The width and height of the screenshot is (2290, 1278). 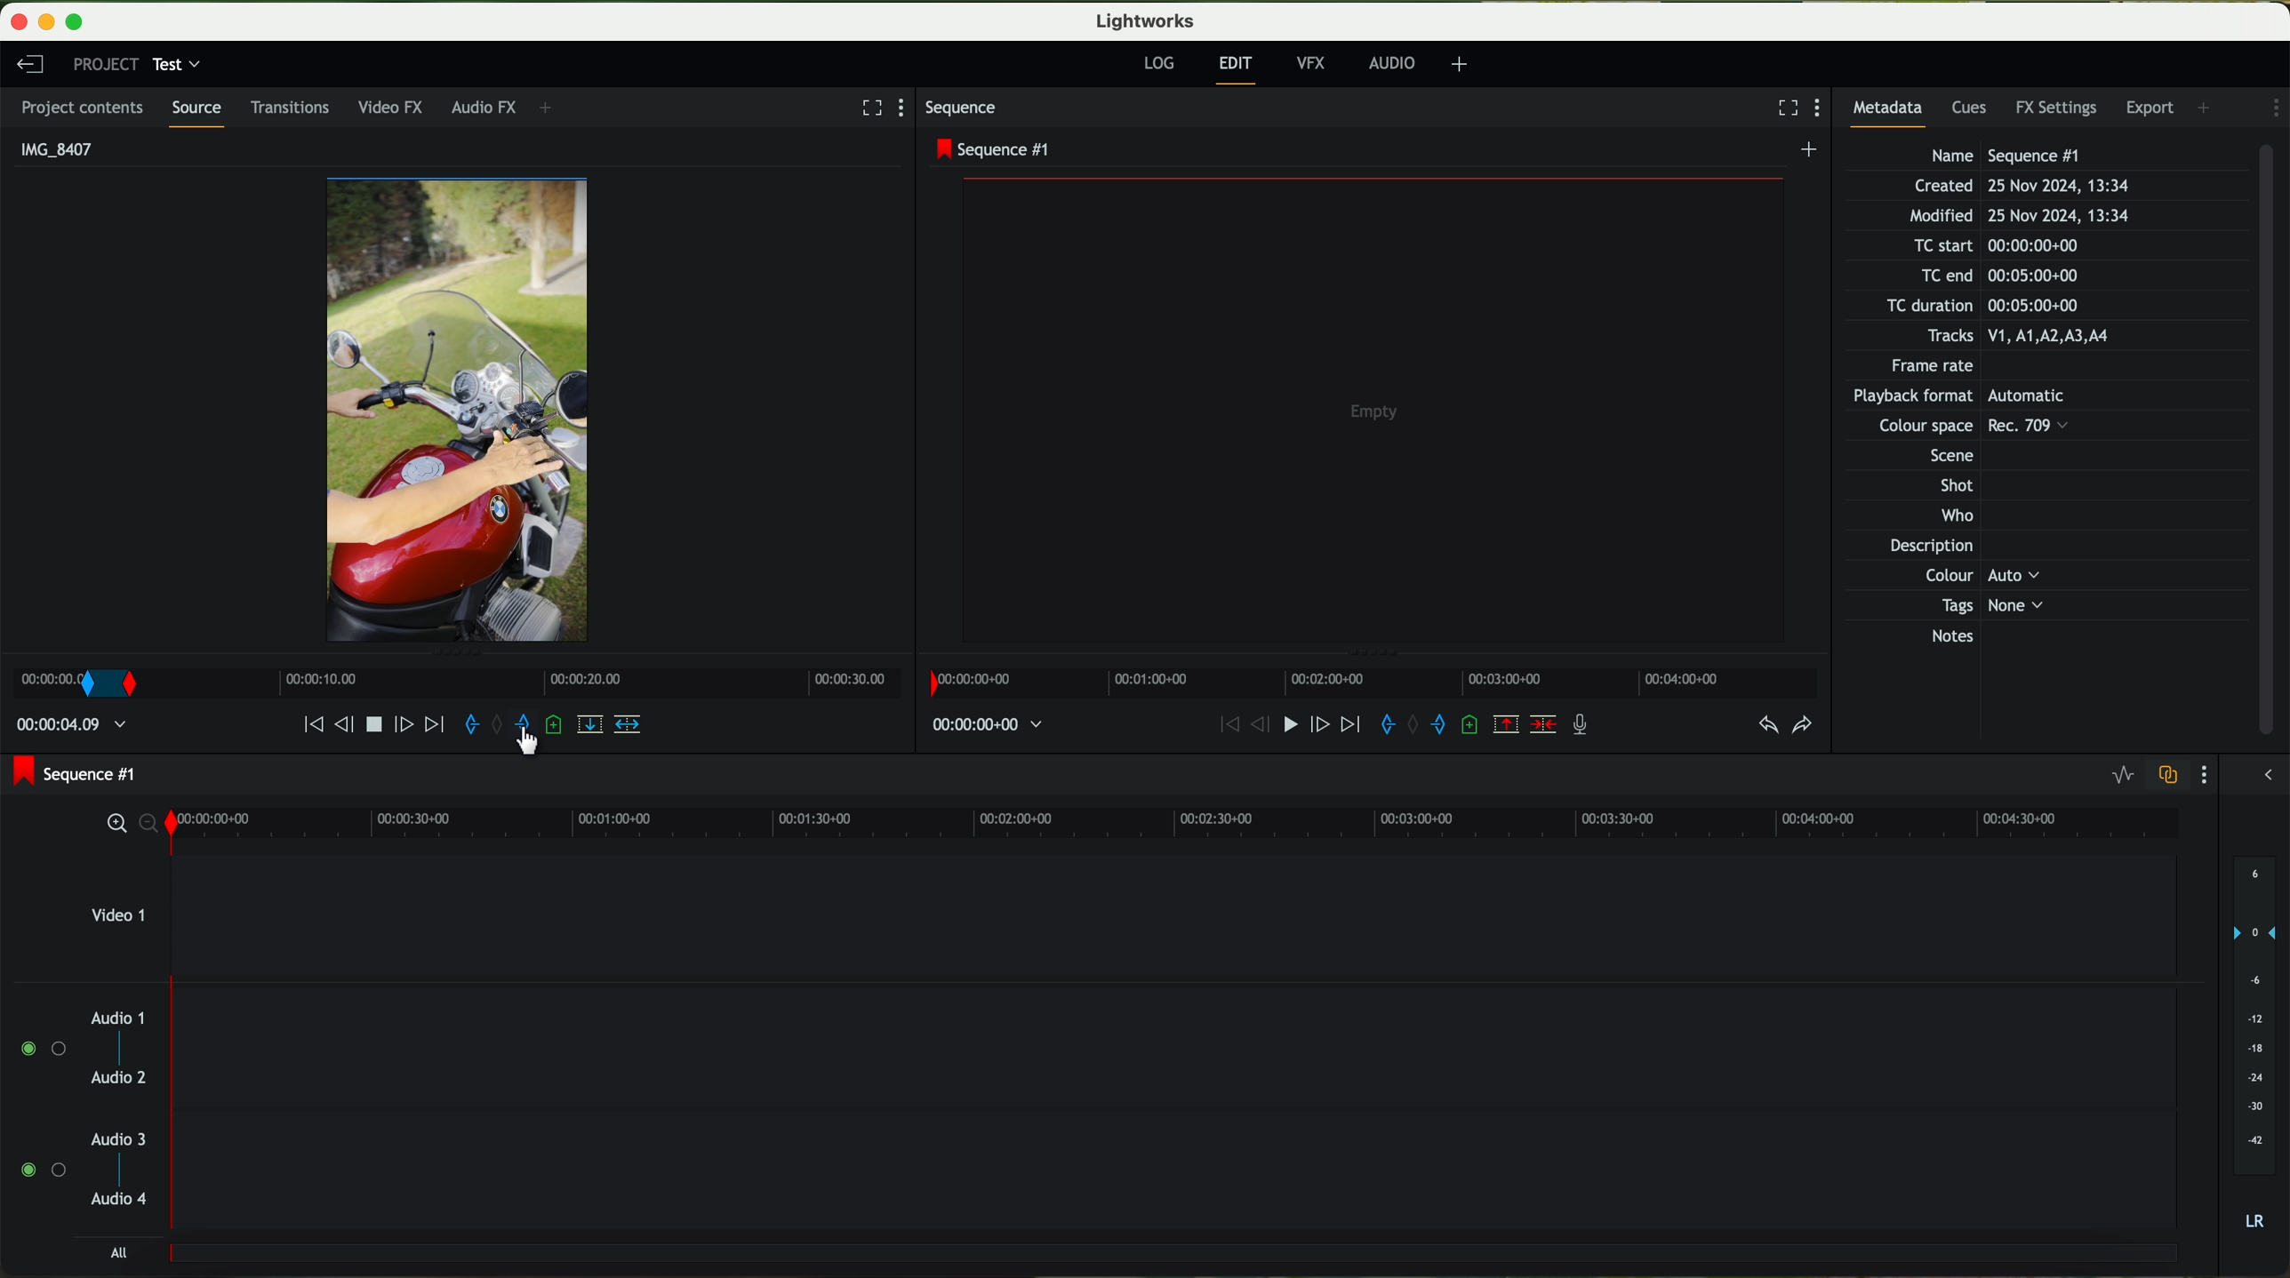 I want to click on video, so click(x=460, y=410).